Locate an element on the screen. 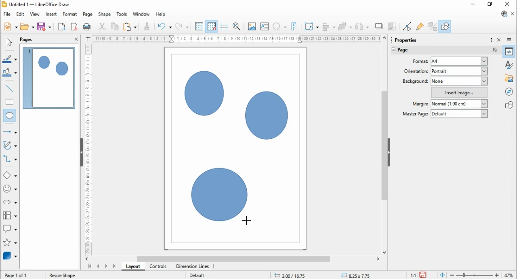 Image resolution: width=517 pixels, height=279 pixels. select is located at coordinates (9, 42).